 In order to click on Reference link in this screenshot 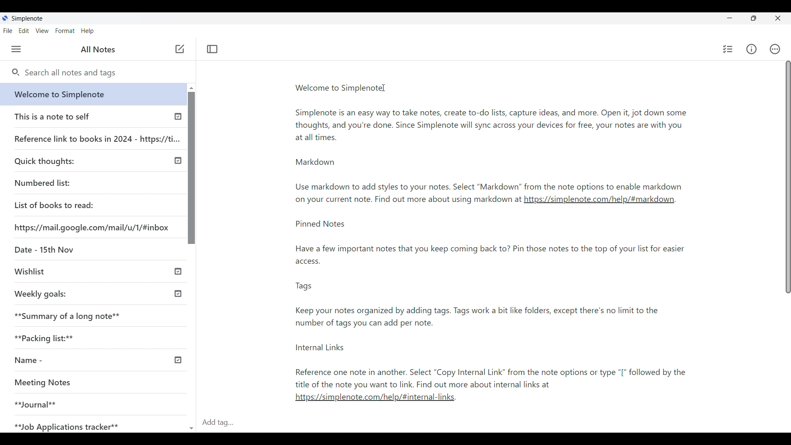, I will do `click(97, 138)`.